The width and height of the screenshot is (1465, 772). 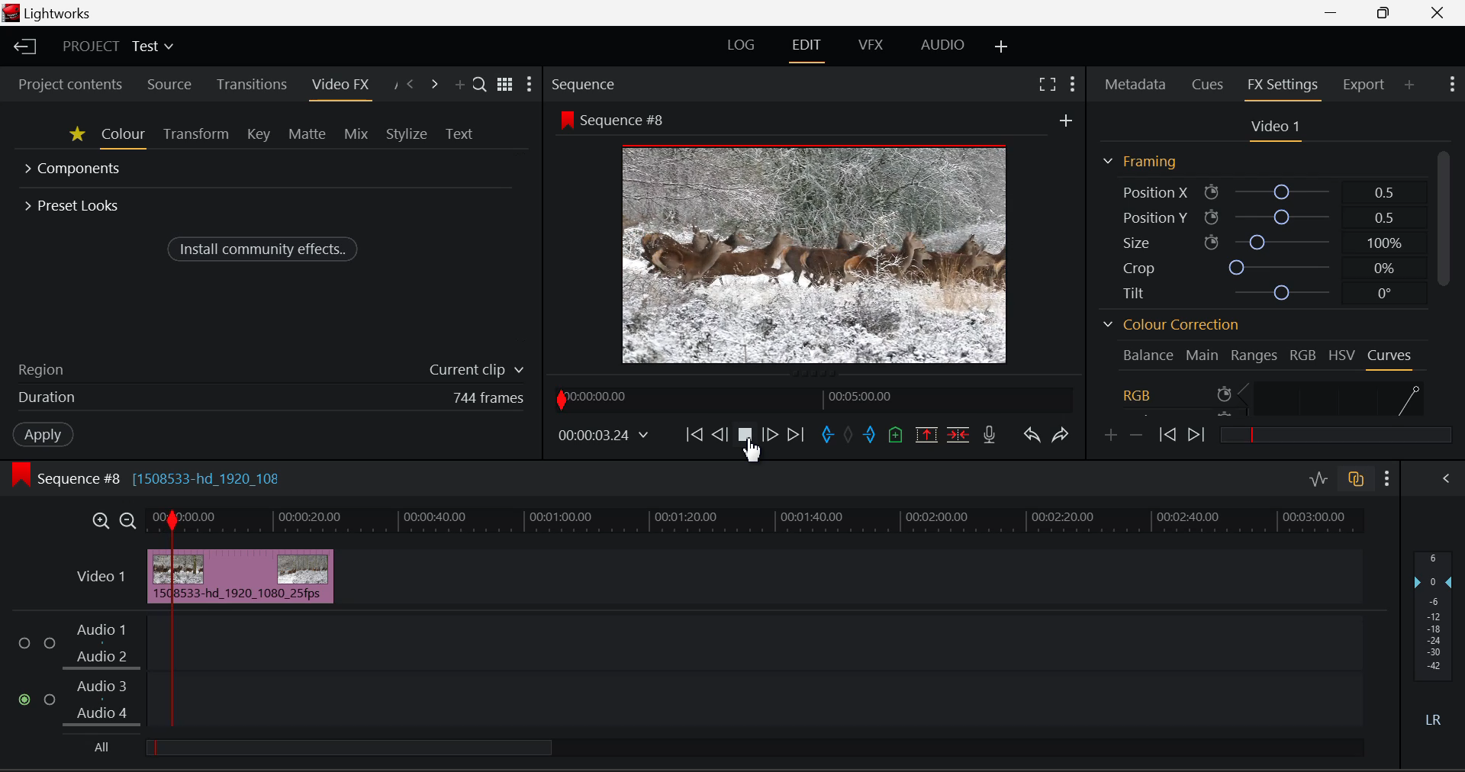 What do you see at coordinates (76, 137) in the screenshot?
I see `Favorites` at bounding box center [76, 137].